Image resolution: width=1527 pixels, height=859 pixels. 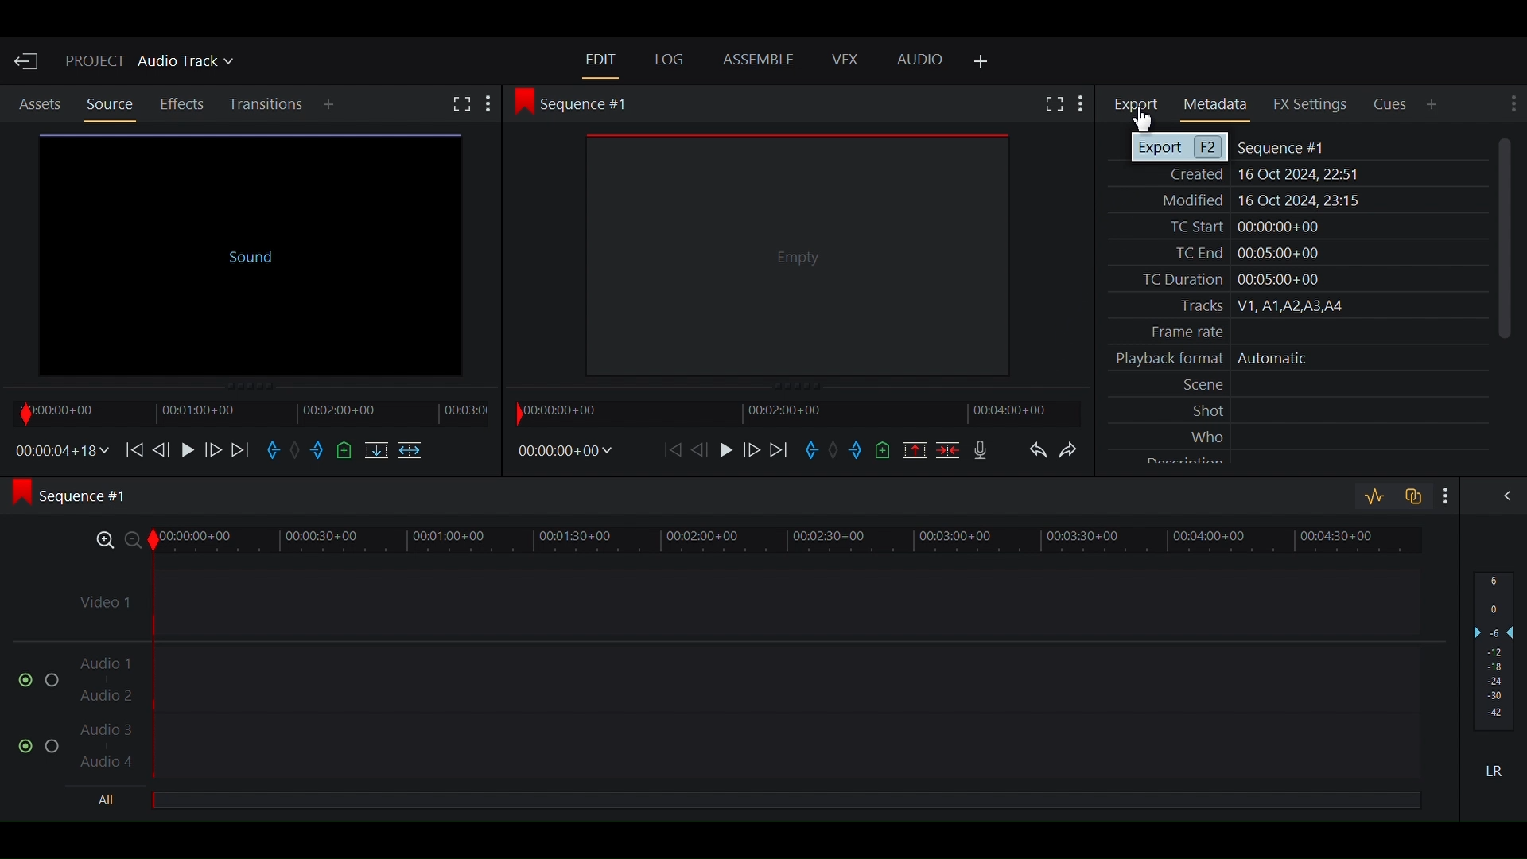 I want to click on Nudge one frame back, so click(x=704, y=449).